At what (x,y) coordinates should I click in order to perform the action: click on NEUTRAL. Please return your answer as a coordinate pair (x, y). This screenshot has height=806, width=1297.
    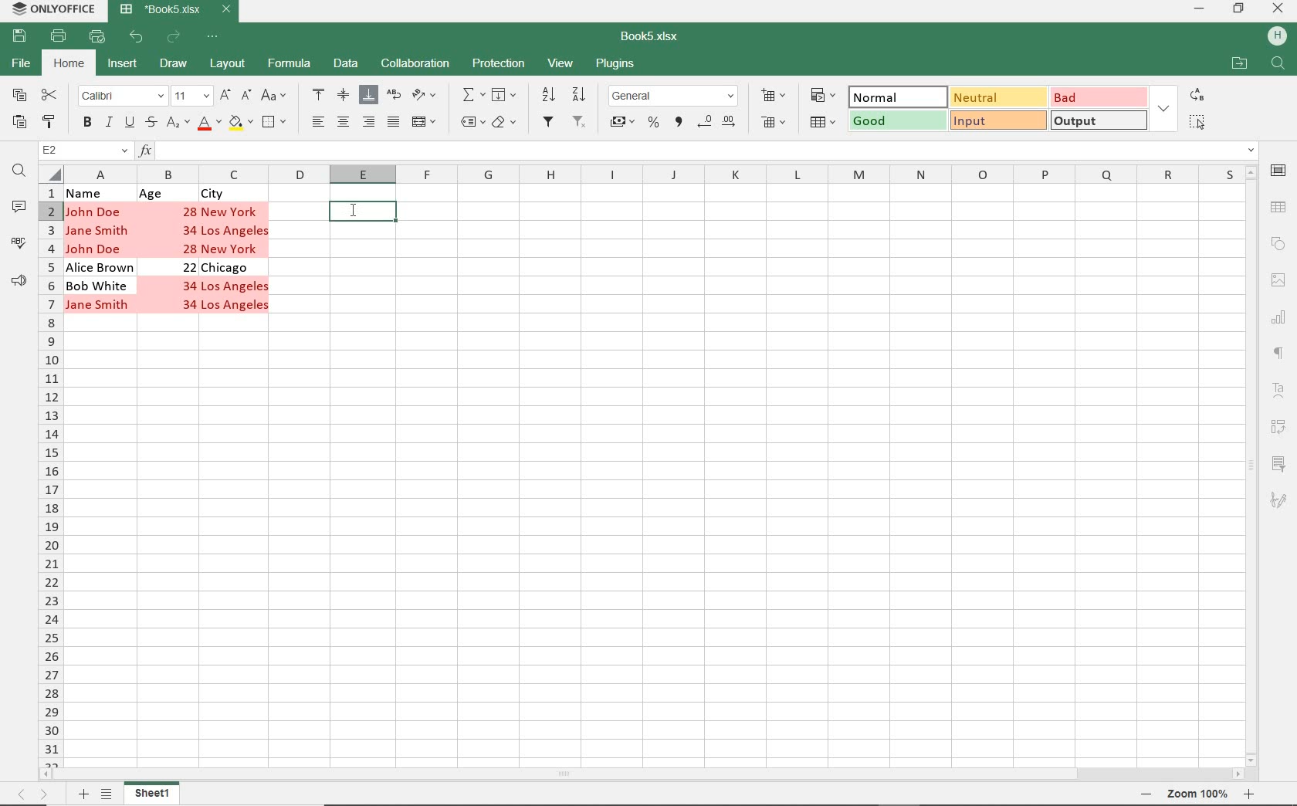
    Looking at the image, I should click on (997, 97).